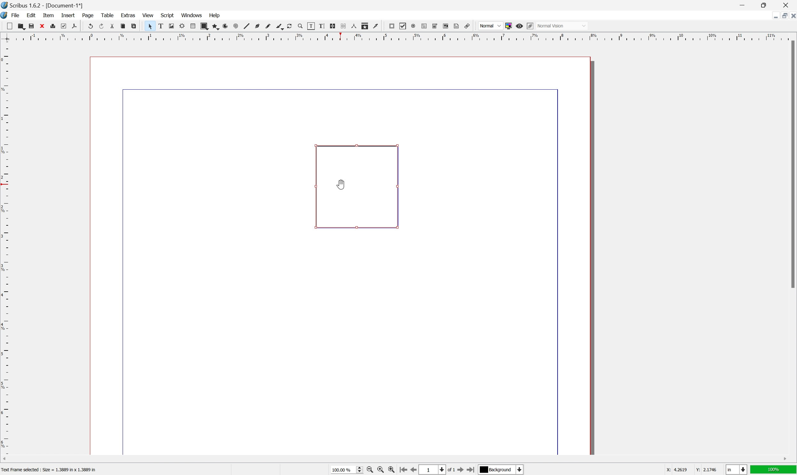  I want to click on calligraphy line, so click(279, 26).